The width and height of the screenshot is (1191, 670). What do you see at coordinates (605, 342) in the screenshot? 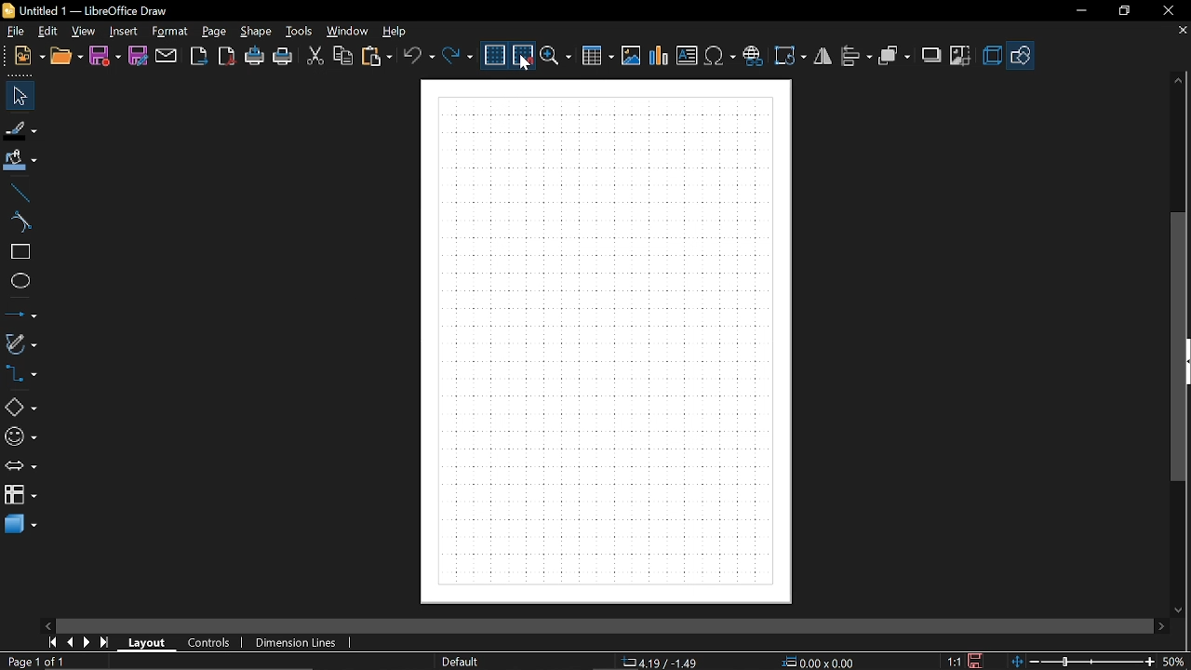
I see `Display` at bounding box center [605, 342].